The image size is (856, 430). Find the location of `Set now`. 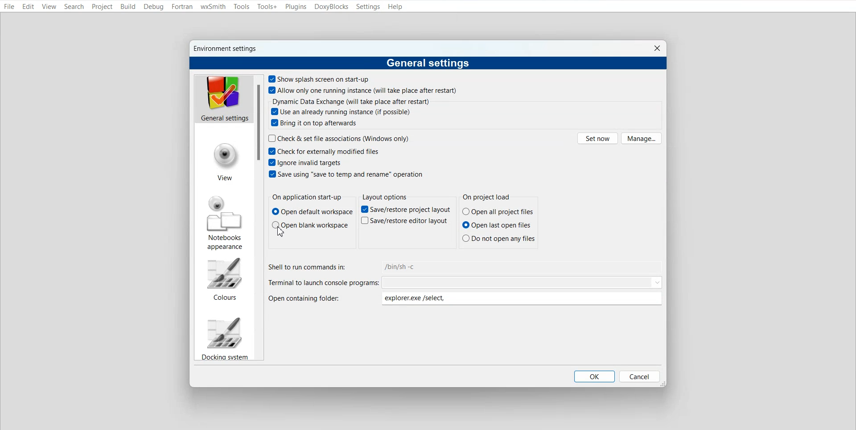

Set now is located at coordinates (597, 138).